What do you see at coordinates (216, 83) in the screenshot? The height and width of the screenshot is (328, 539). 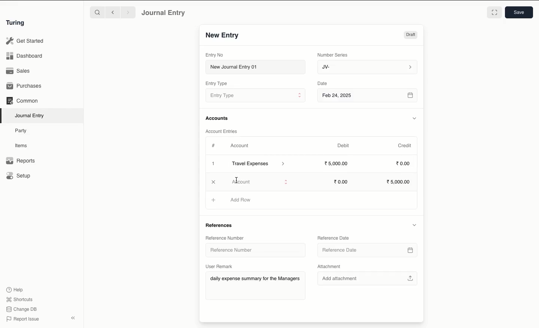 I see `Entry Type` at bounding box center [216, 83].